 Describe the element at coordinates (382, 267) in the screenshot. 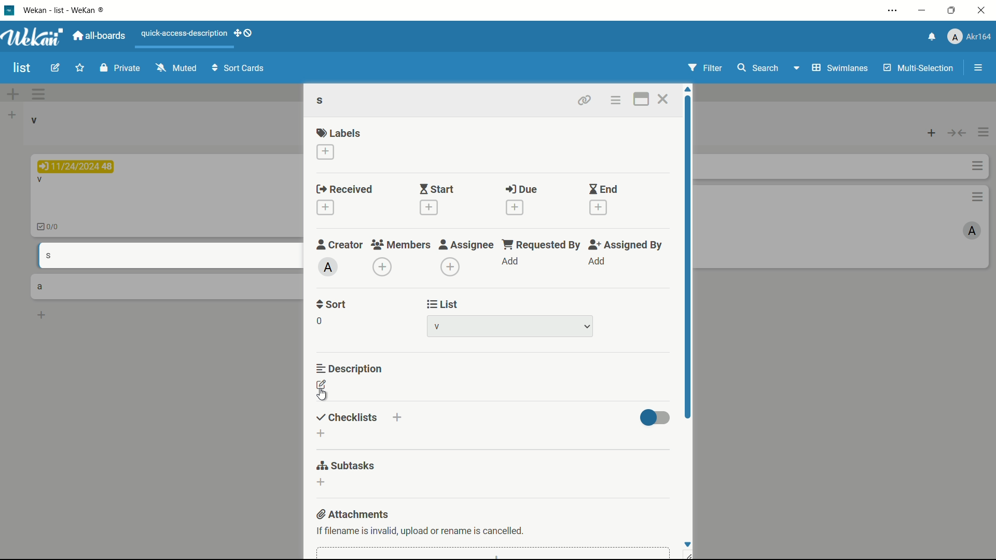

I see `add member` at that location.